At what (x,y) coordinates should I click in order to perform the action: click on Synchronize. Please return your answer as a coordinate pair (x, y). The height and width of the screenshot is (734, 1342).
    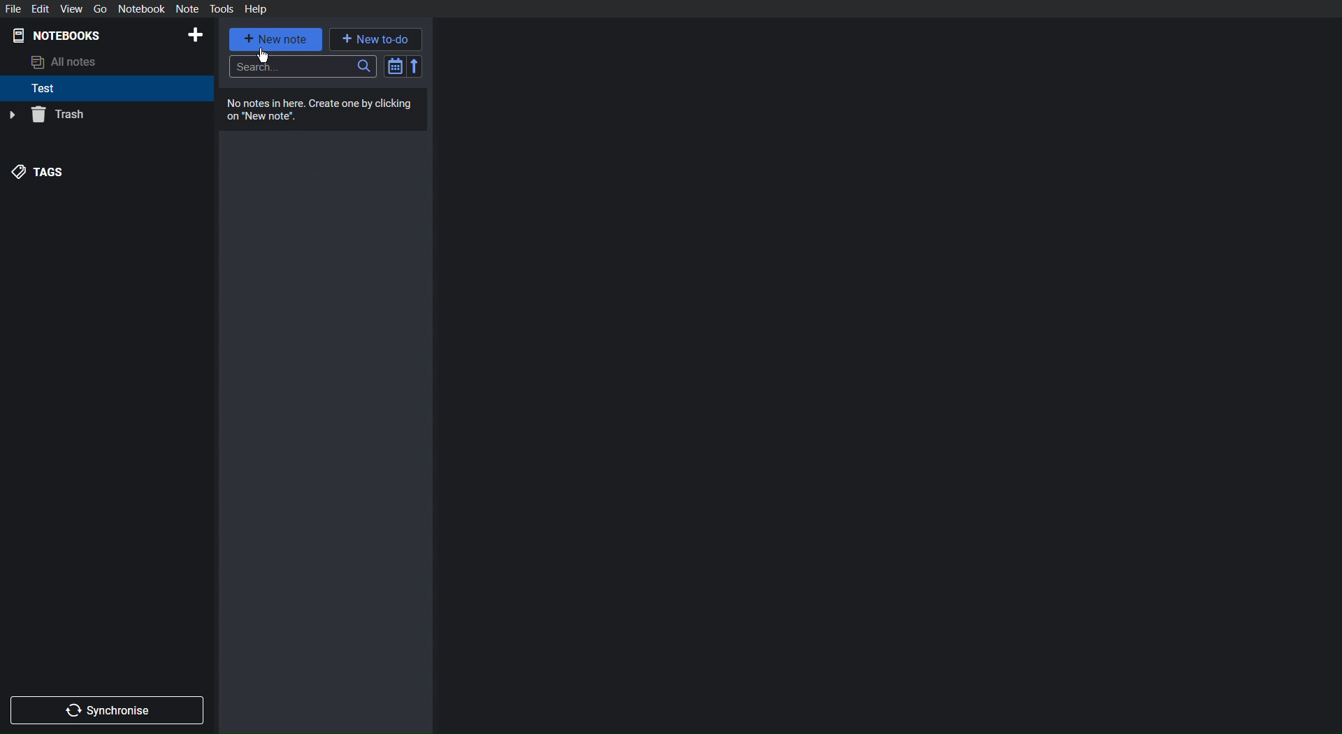
    Looking at the image, I should click on (107, 710).